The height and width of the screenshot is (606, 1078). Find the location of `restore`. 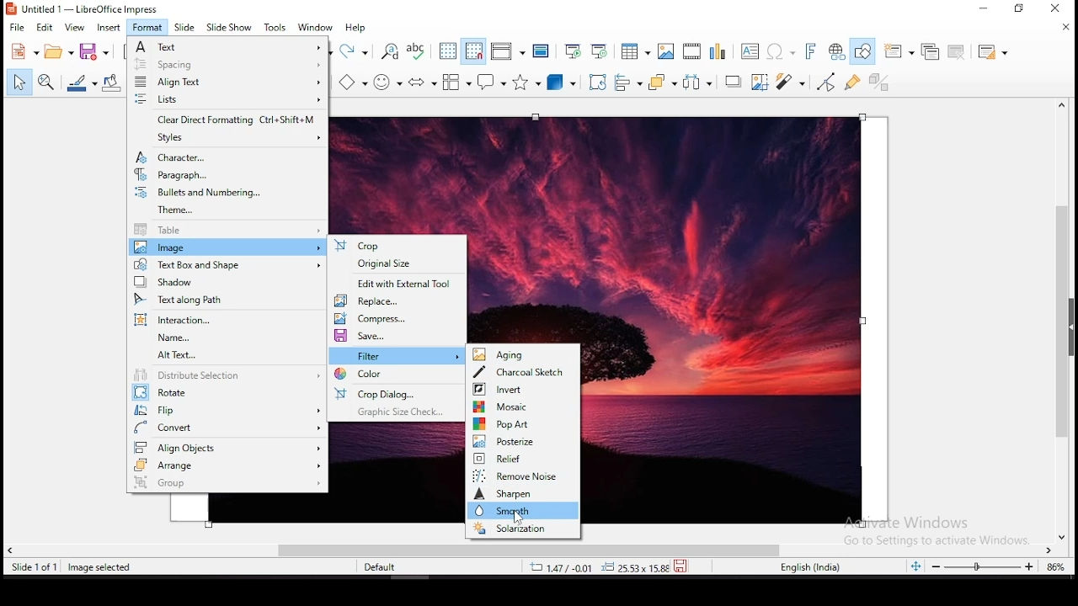

restore is located at coordinates (1021, 10).